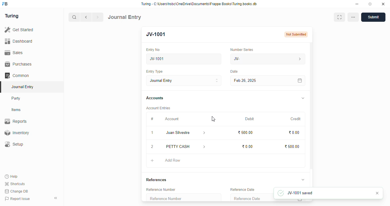 This screenshot has width=390, height=206. Describe the element at coordinates (204, 133) in the screenshot. I see `account information` at that location.